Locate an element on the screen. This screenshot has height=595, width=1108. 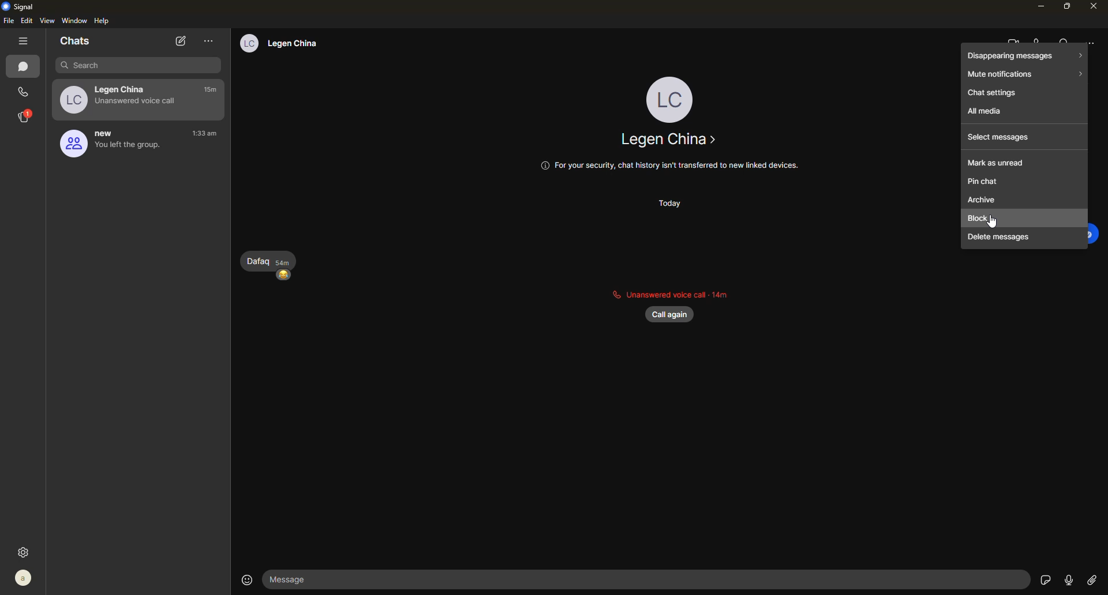
chat settings is located at coordinates (993, 93).